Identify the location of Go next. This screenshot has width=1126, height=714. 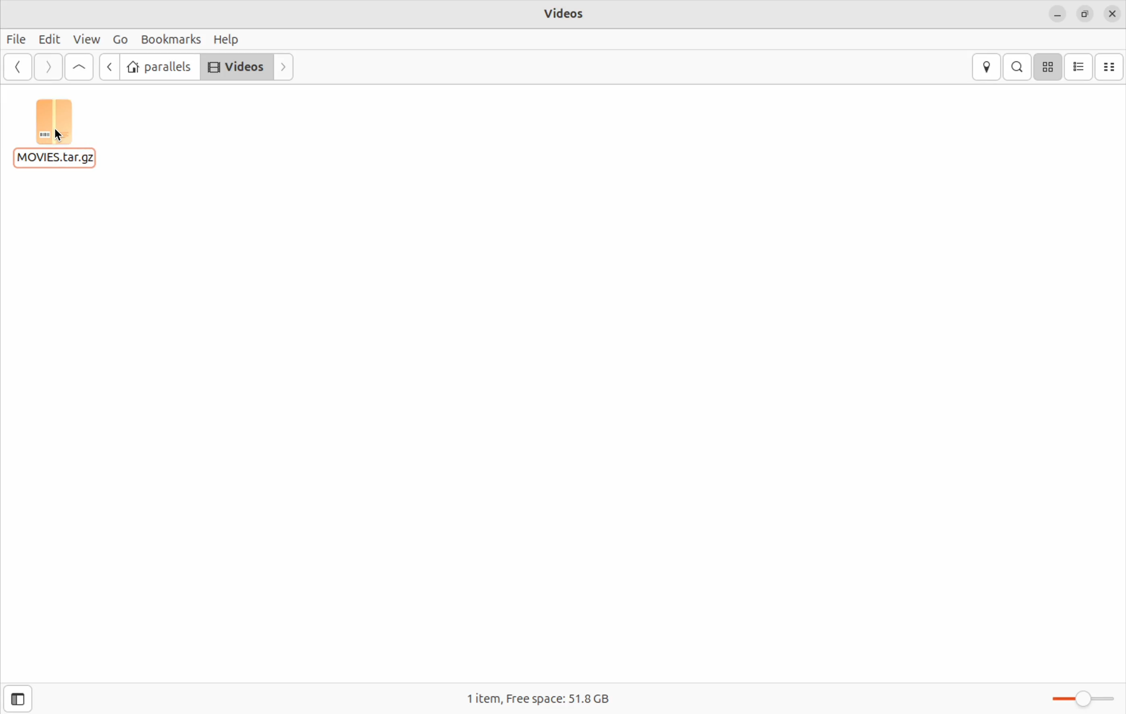
(47, 66).